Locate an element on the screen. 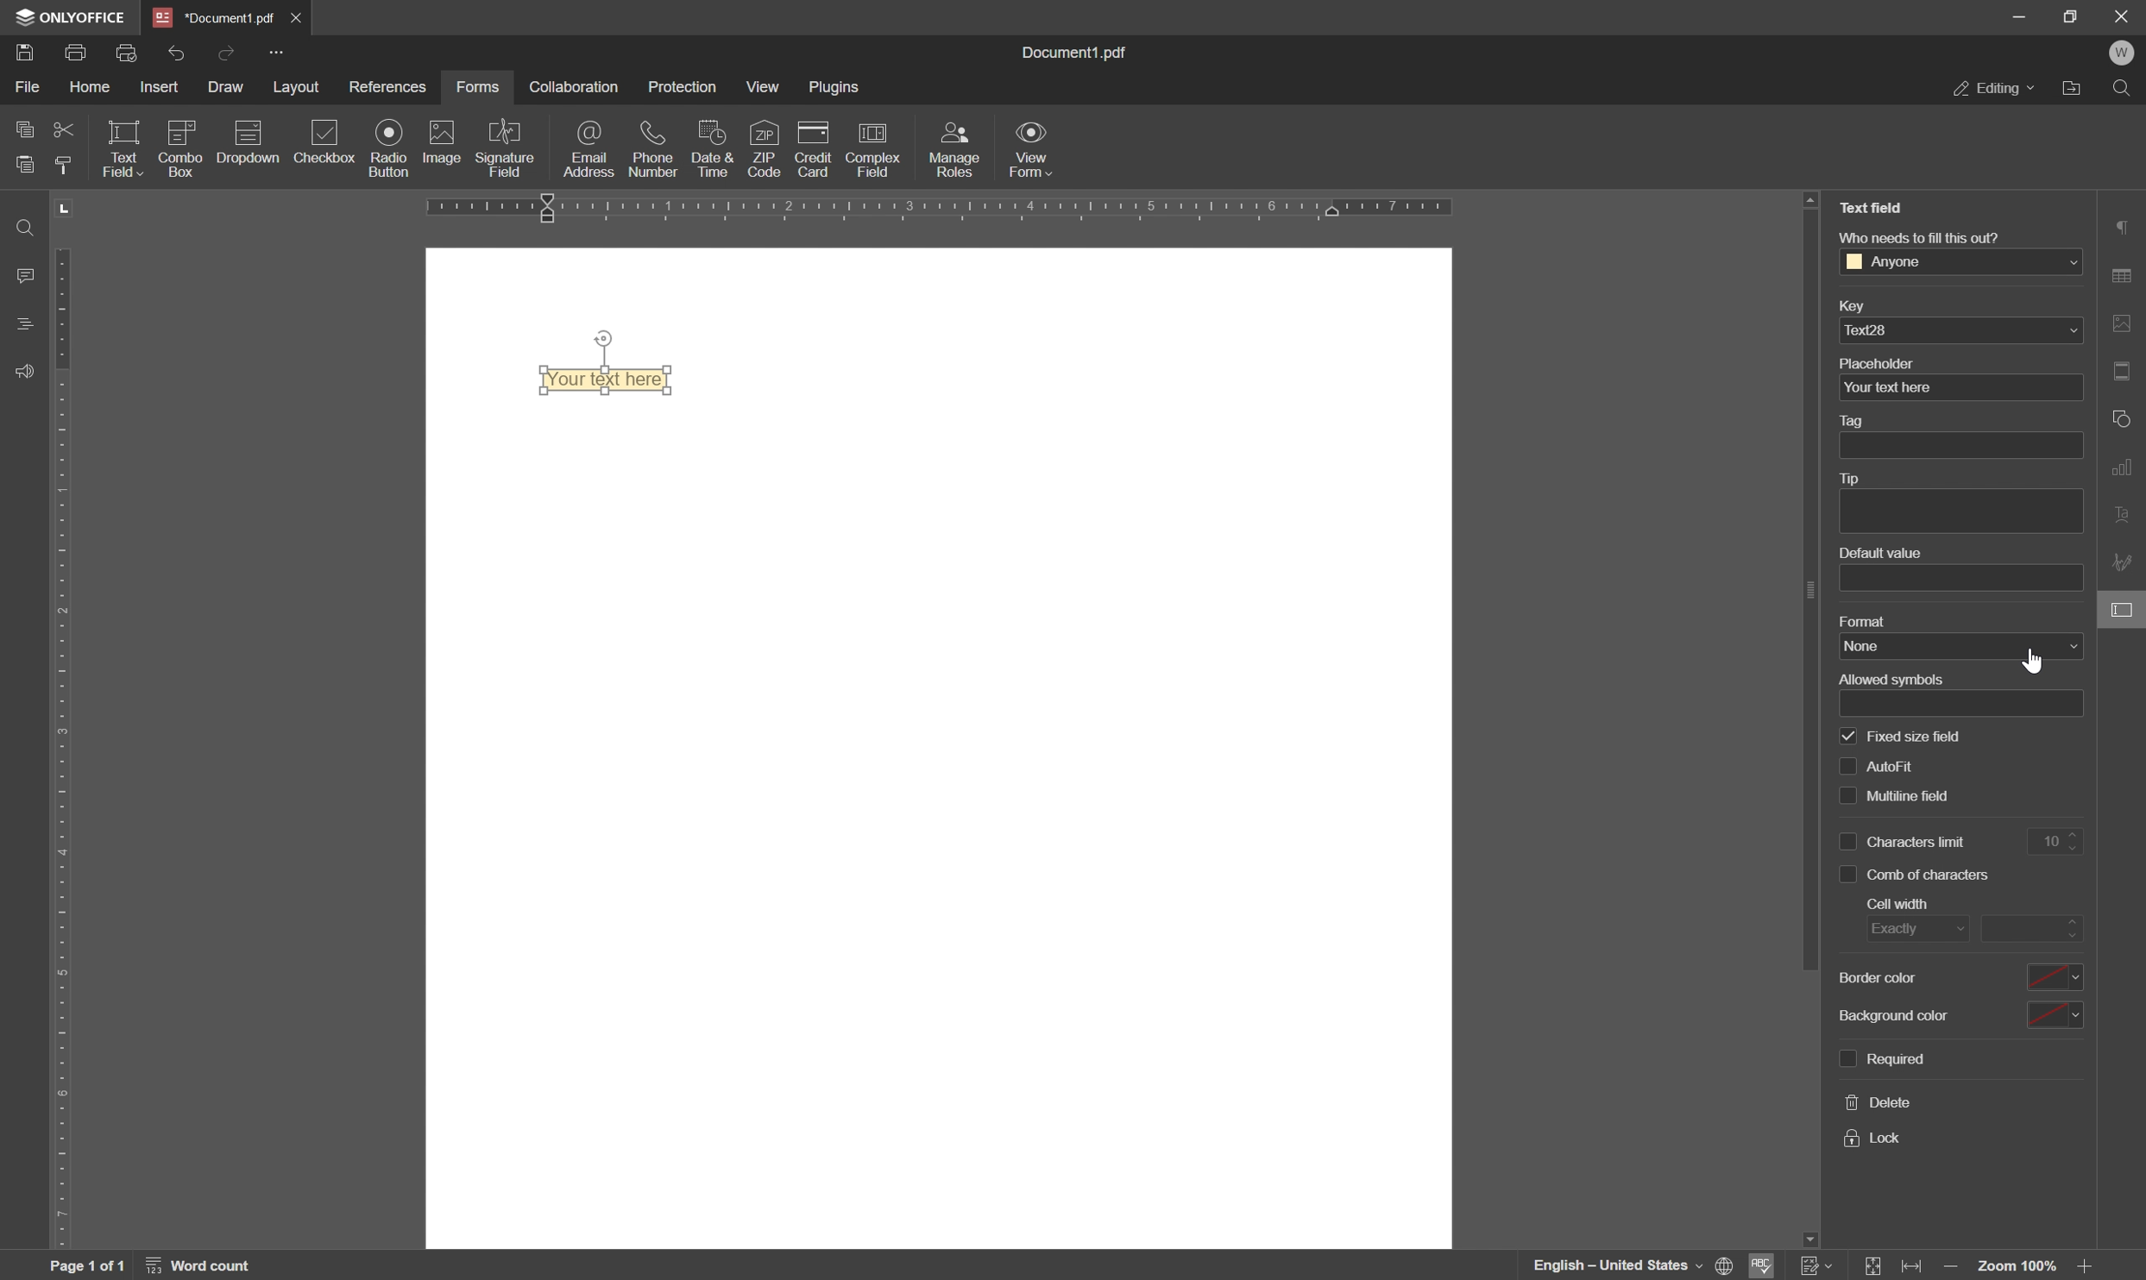 The image size is (2146, 1280). exactly is located at coordinates (1913, 928).